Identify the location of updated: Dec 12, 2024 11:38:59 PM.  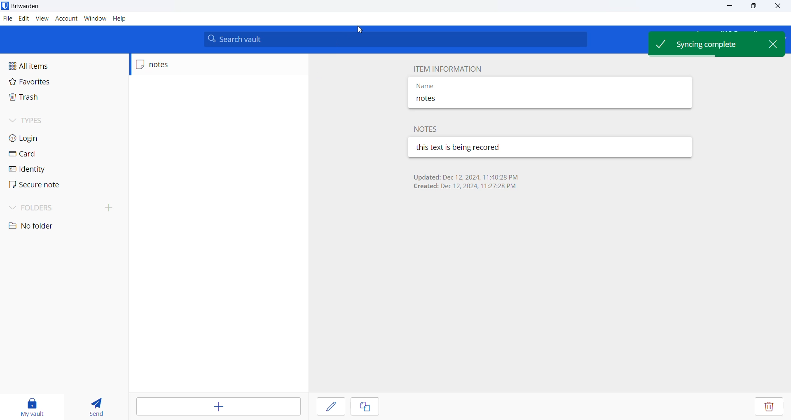
(465, 177).